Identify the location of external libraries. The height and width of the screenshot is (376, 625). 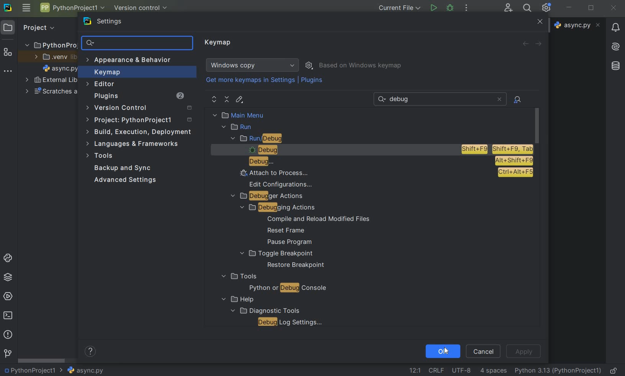
(51, 81).